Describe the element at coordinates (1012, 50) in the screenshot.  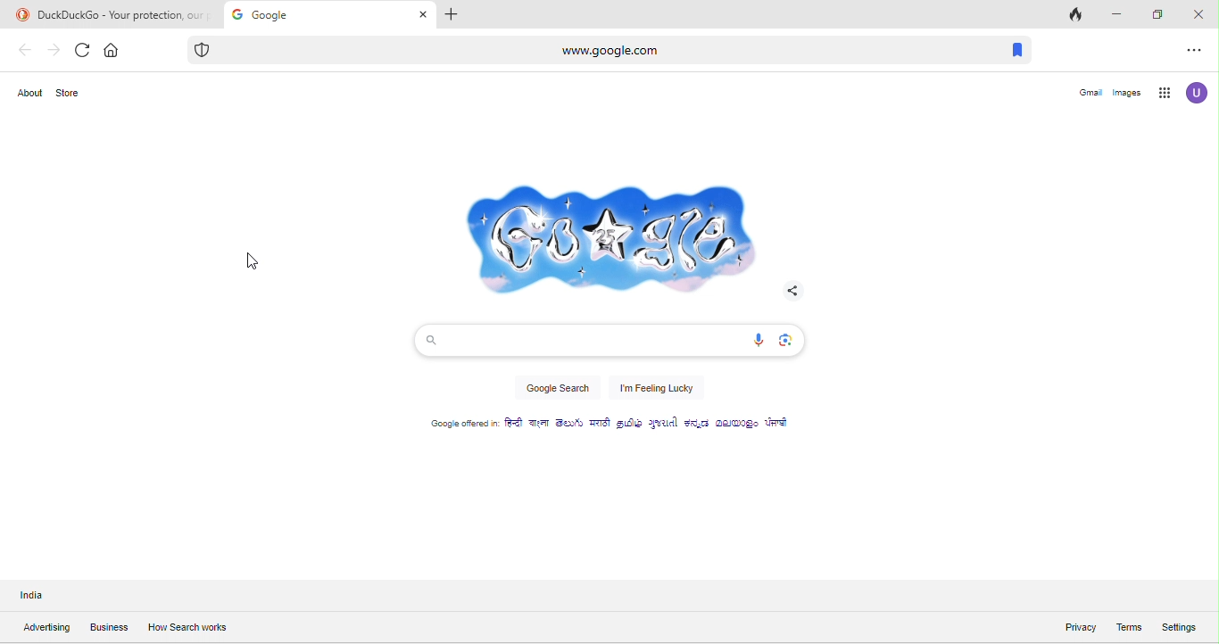
I see `bookmark` at that location.